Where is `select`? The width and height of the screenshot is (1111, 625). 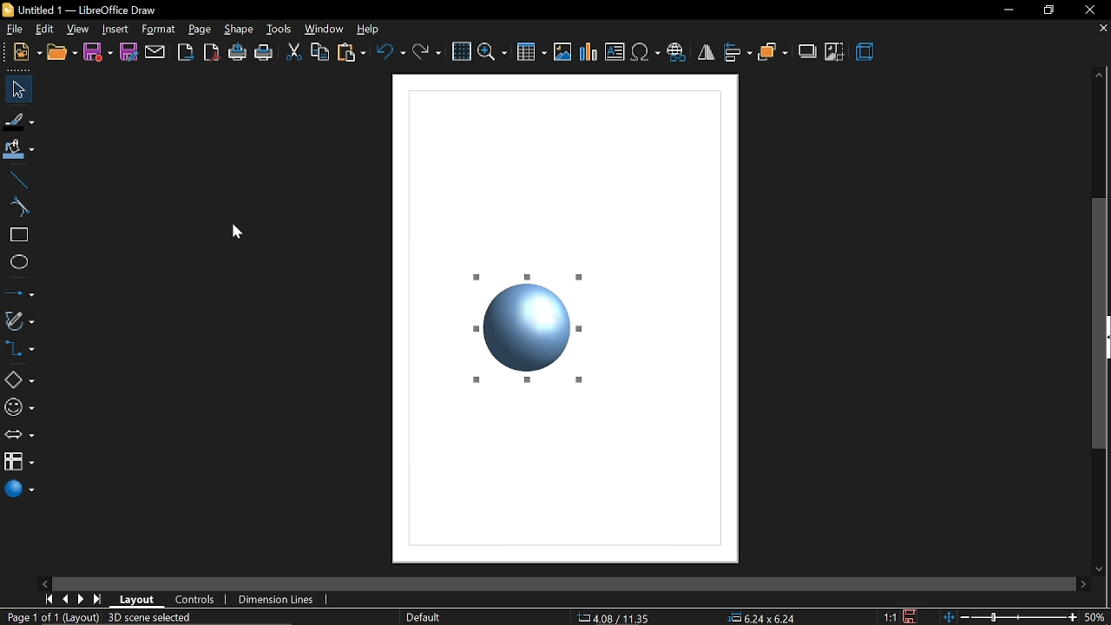 select is located at coordinates (16, 89).